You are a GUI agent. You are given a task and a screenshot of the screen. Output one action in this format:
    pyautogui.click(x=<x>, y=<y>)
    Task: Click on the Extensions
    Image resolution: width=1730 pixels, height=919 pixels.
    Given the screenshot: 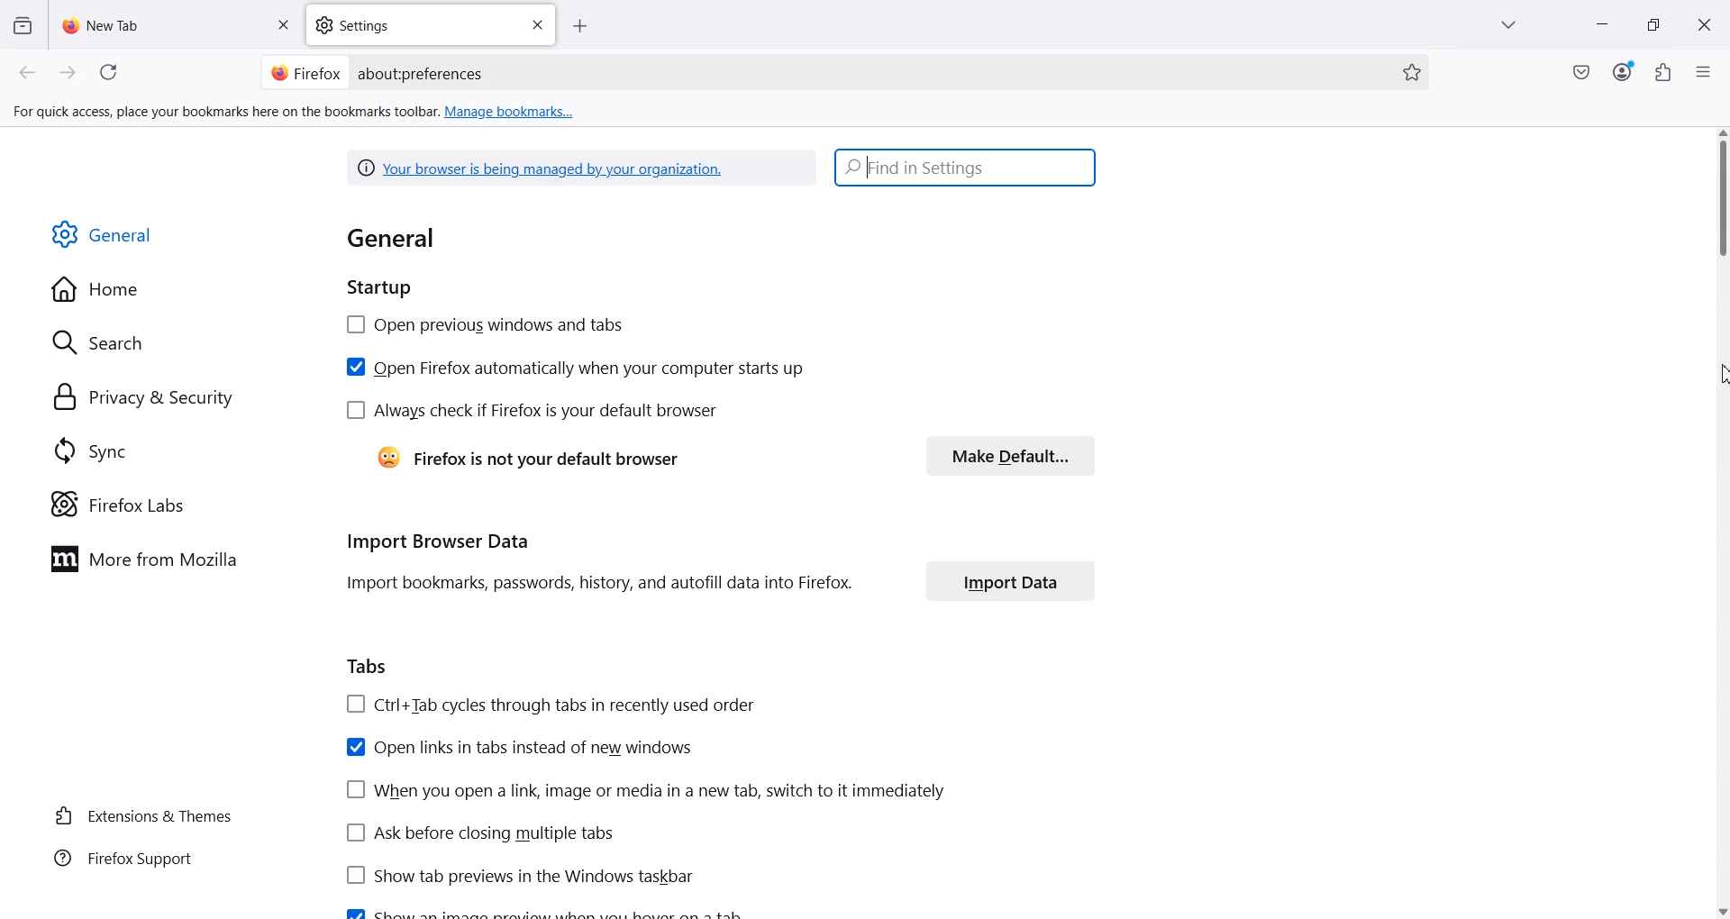 What is the action you would take?
    pyautogui.click(x=1664, y=72)
    